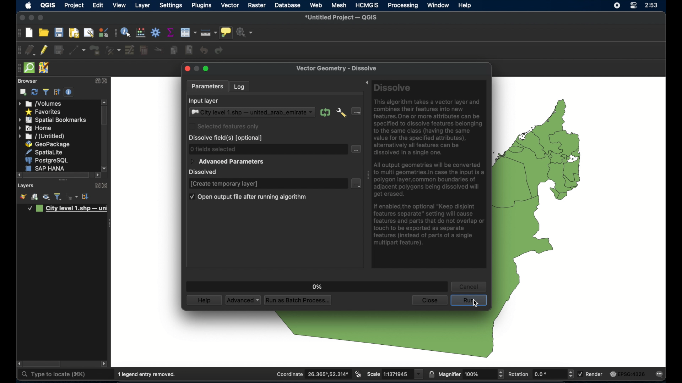 The height and width of the screenshot is (383, 682). What do you see at coordinates (466, 6) in the screenshot?
I see `help` at bounding box center [466, 6].